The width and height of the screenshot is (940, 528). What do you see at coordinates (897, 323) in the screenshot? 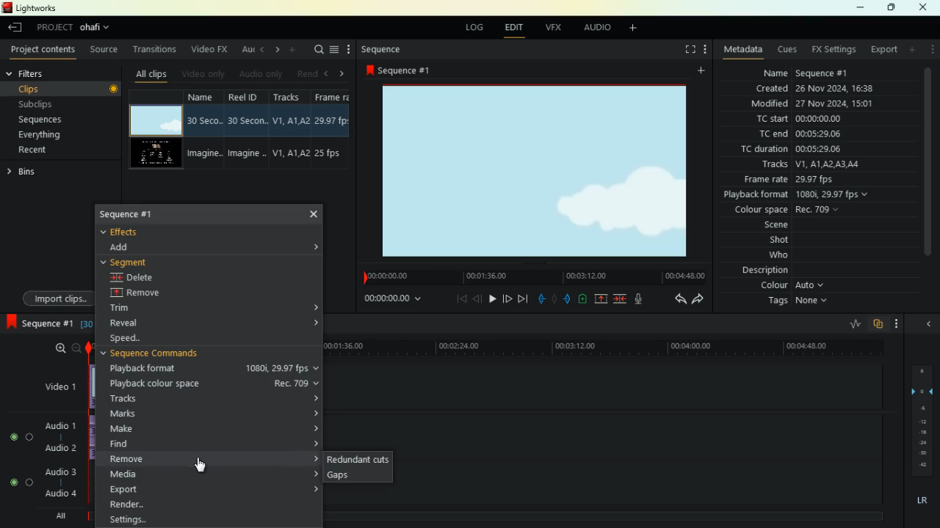
I see `more` at bounding box center [897, 323].